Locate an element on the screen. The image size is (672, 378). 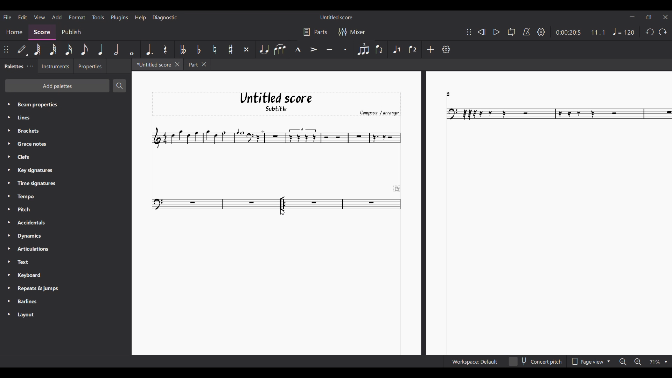
Toggle sharp is located at coordinates (230, 49).